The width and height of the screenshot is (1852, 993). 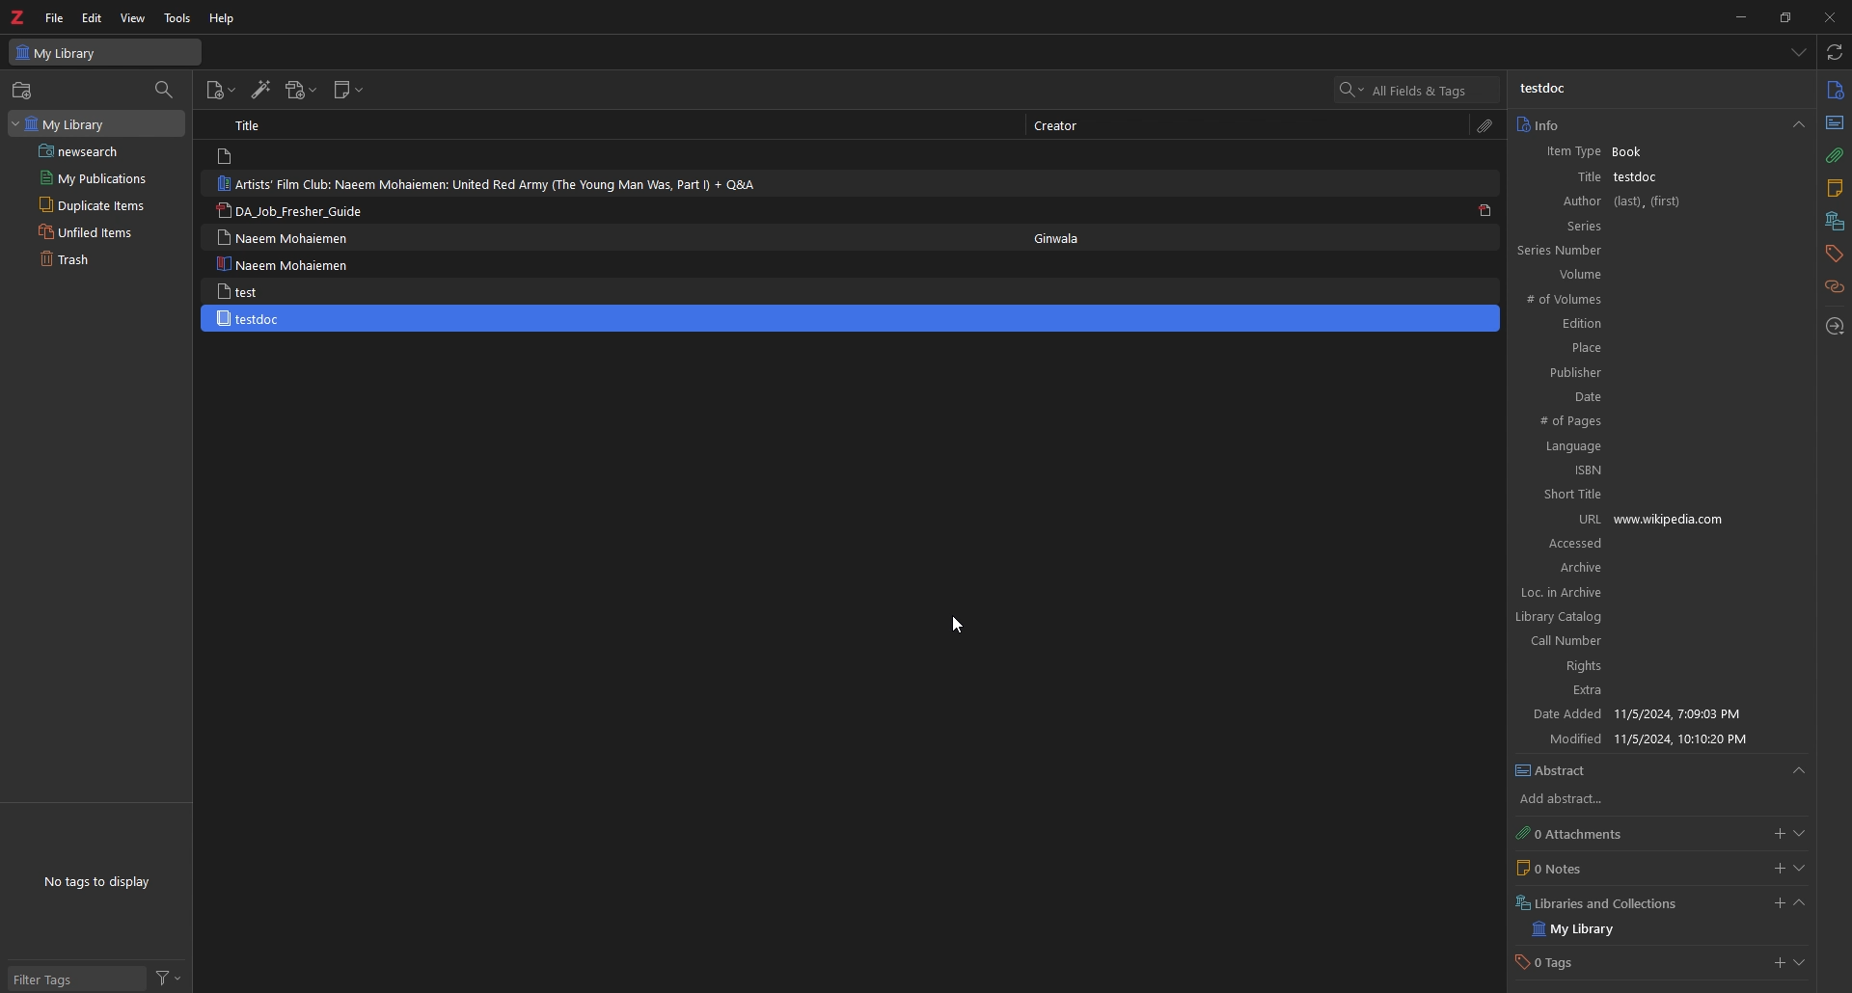 I want to click on show, so click(x=1800, y=869).